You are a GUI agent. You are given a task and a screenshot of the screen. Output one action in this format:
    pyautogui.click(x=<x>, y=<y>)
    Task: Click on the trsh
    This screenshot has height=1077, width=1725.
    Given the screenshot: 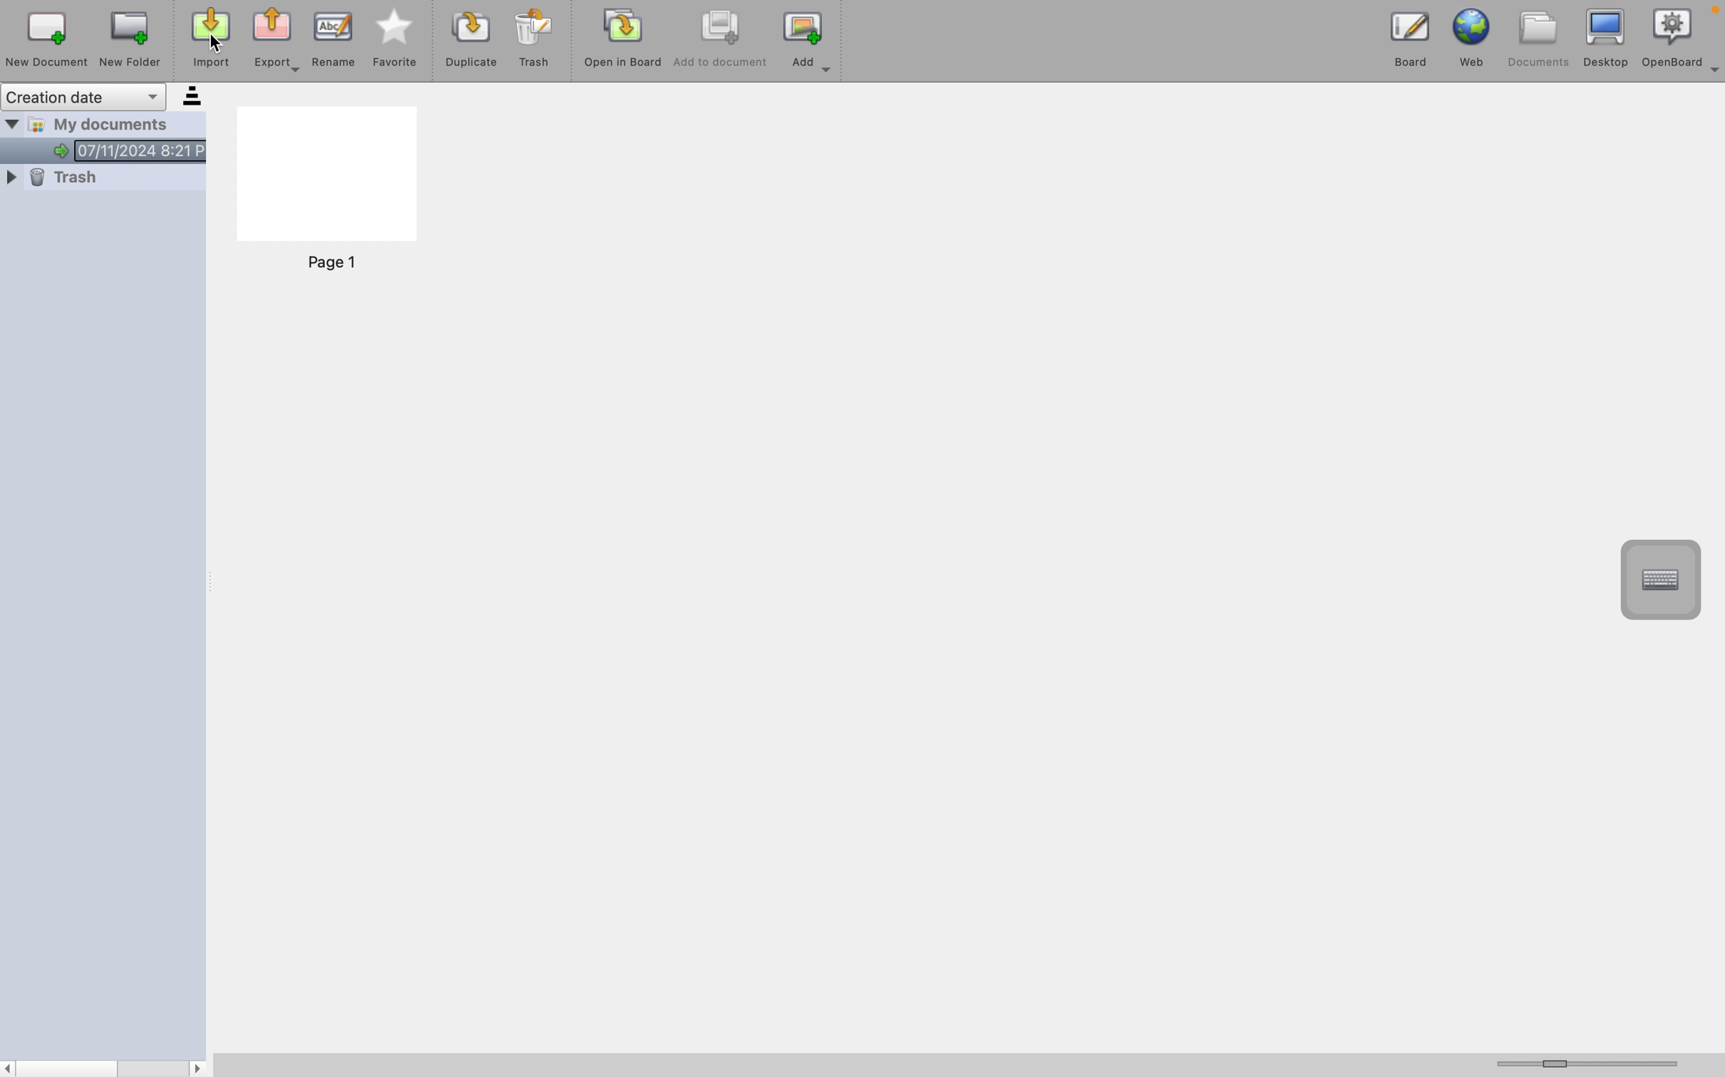 What is the action you would take?
    pyautogui.click(x=100, y=186)
    